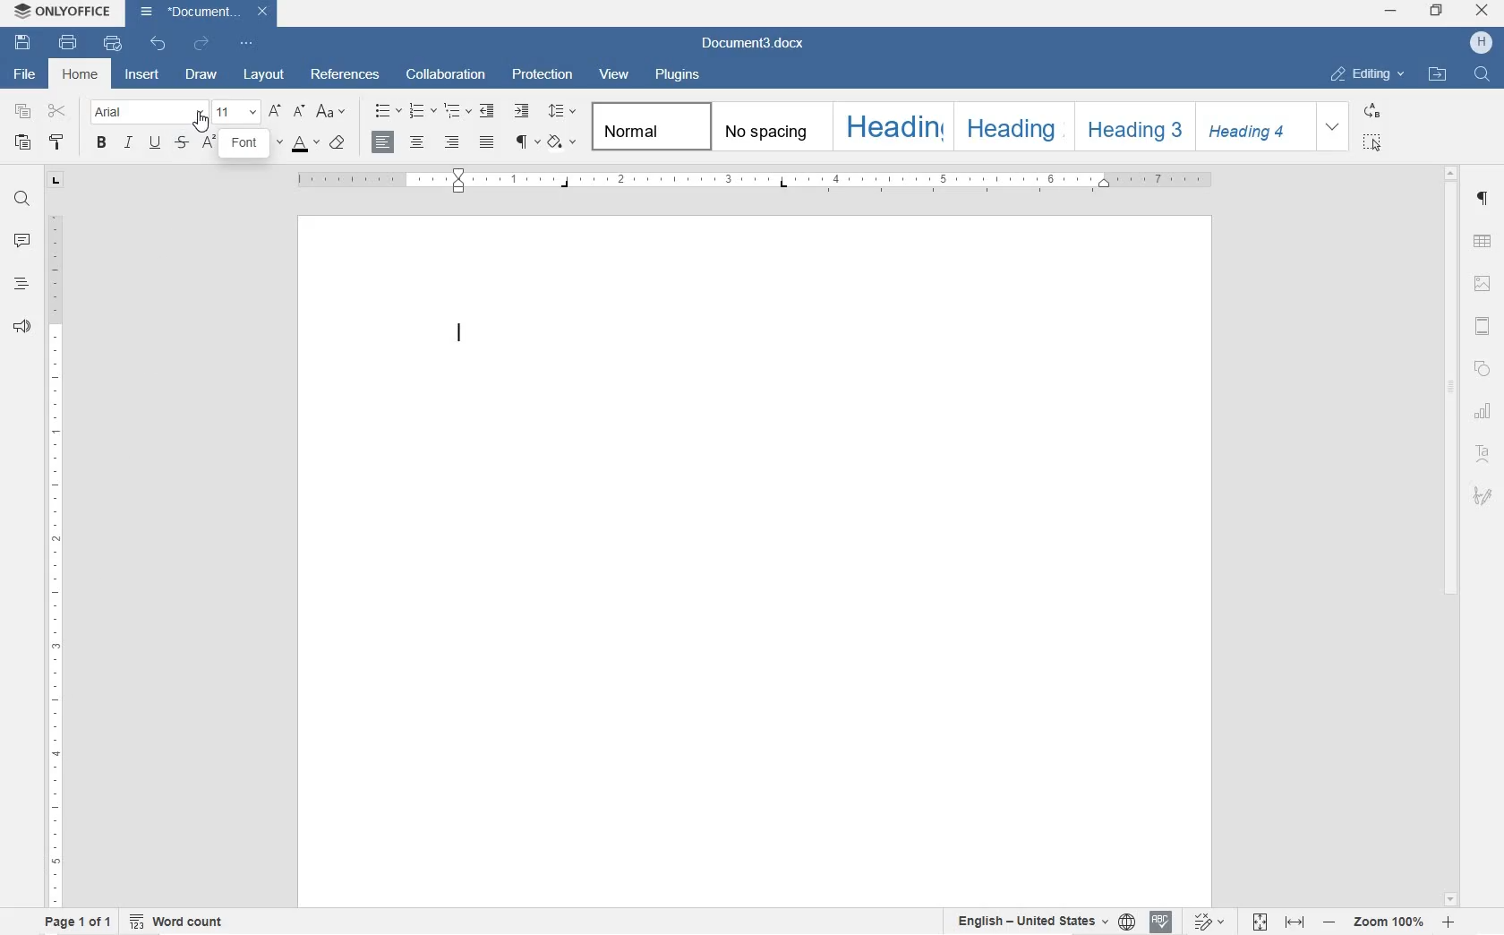 The width and height of the screenshot is (1504, 935). Describe the element at coordinates (203, 122) in the screenshot. I see `cursor` at that location.